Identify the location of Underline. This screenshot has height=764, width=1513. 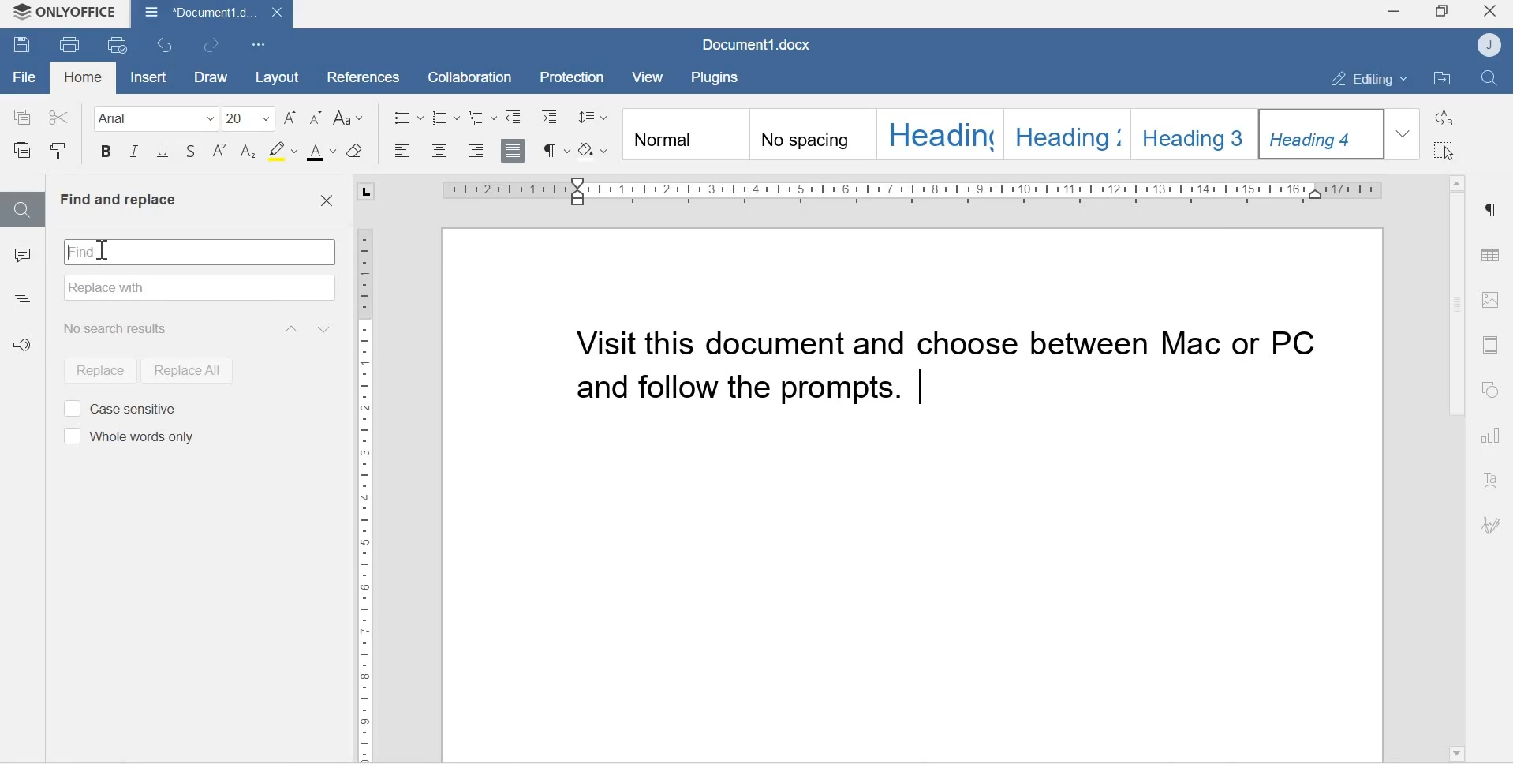
(162, 155).